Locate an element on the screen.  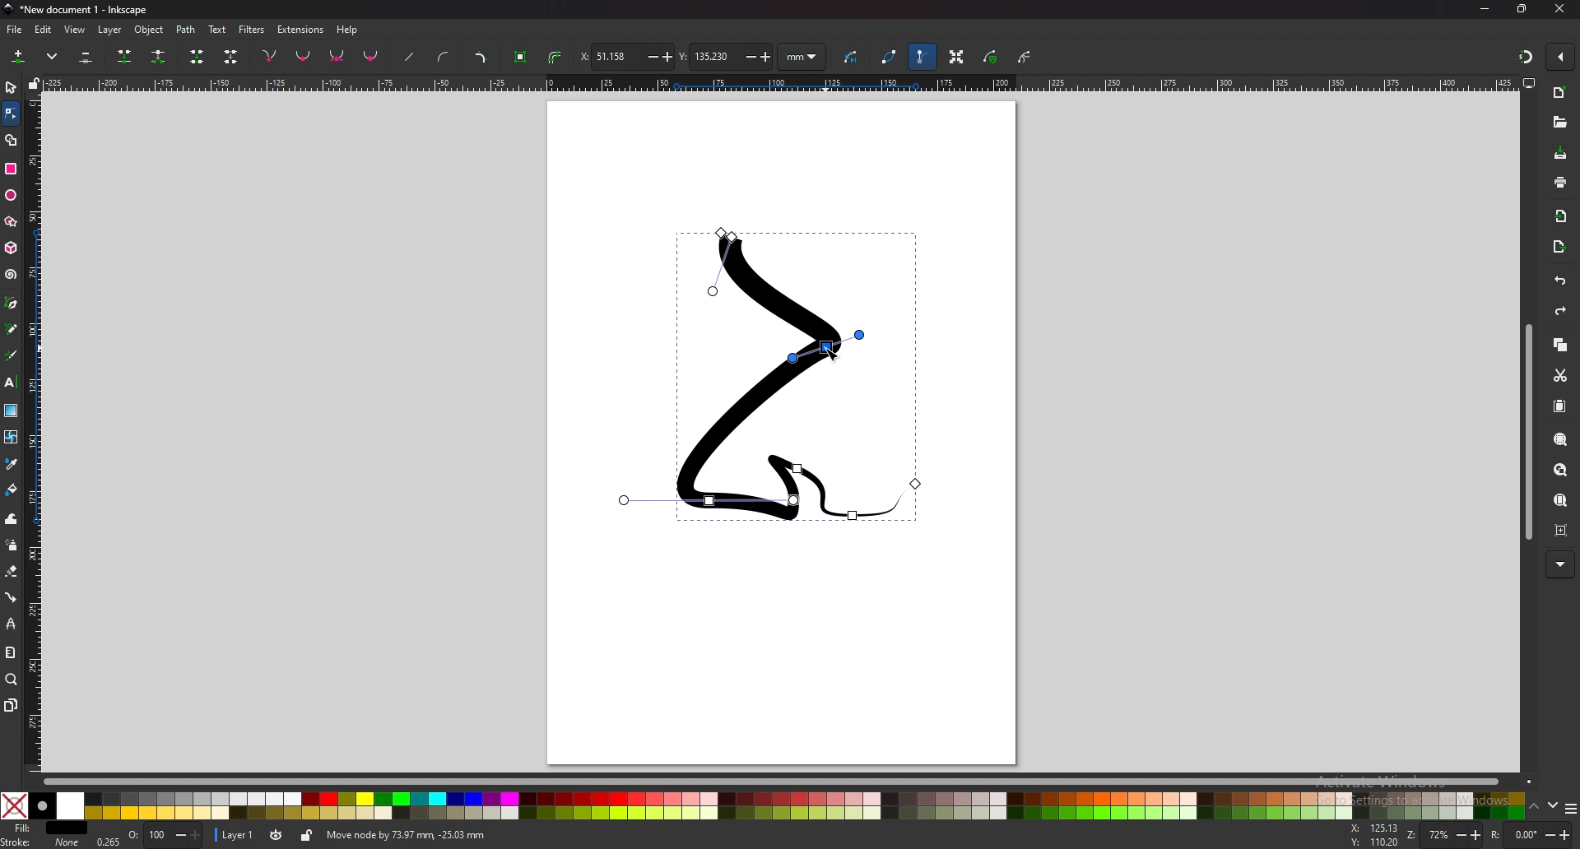
zoom selection is located at coordinates (1559, 439).